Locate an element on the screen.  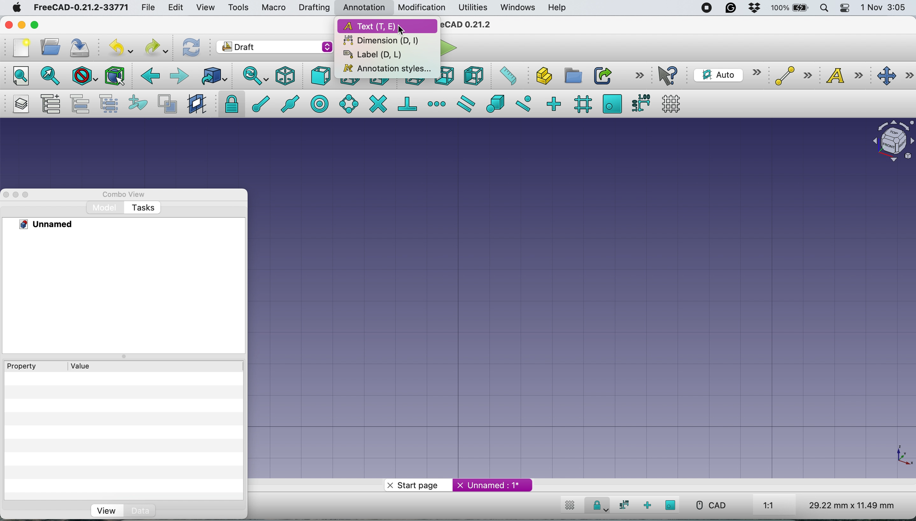
help is located at coordinates (556, 9).